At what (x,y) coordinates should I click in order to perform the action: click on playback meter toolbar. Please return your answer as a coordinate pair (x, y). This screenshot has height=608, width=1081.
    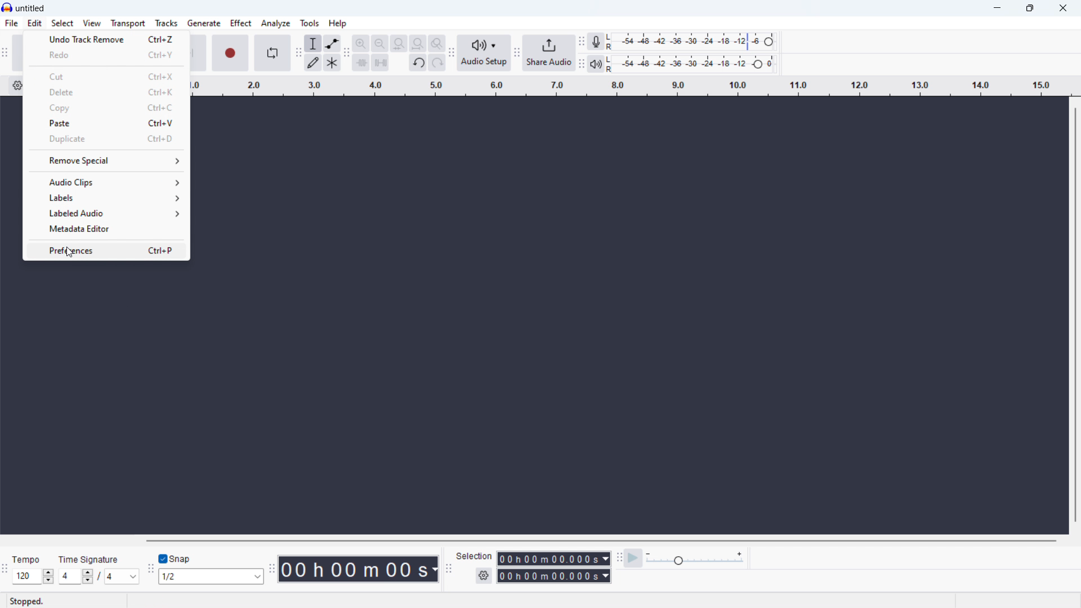
    Looking at the image, I should click on (581, 64).